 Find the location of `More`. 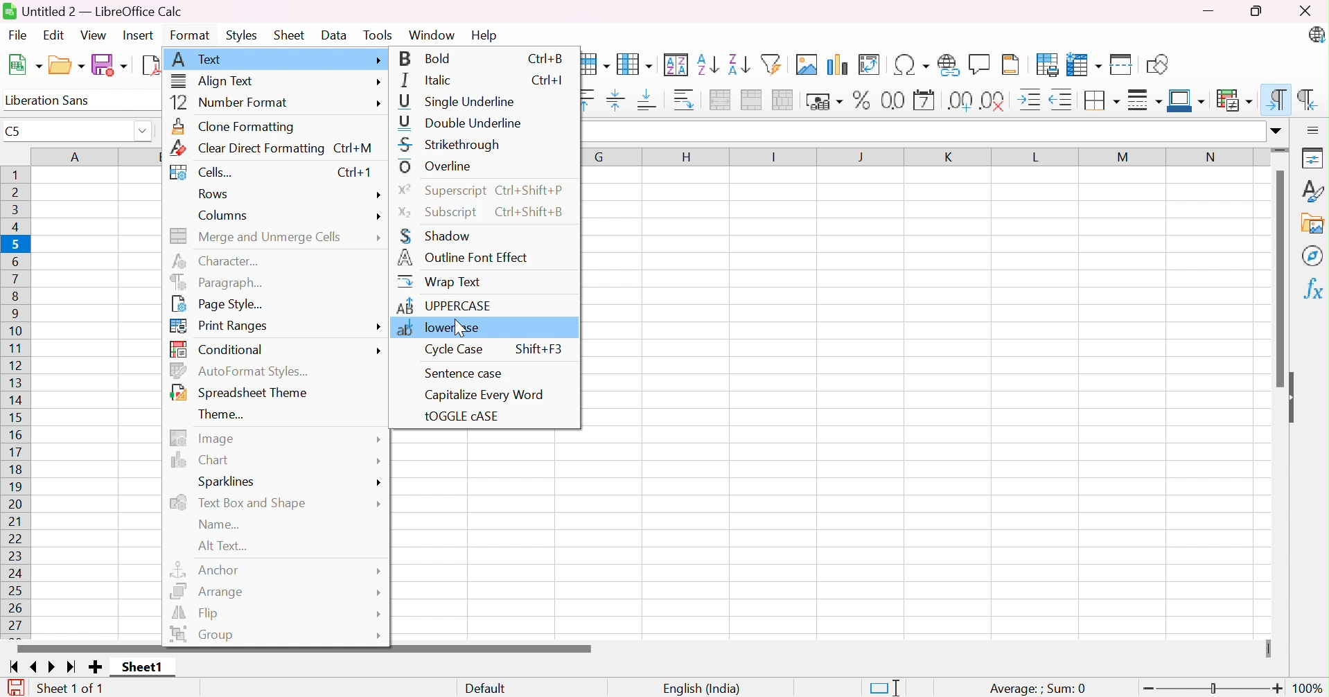

More is located at coordinates (379, 612).